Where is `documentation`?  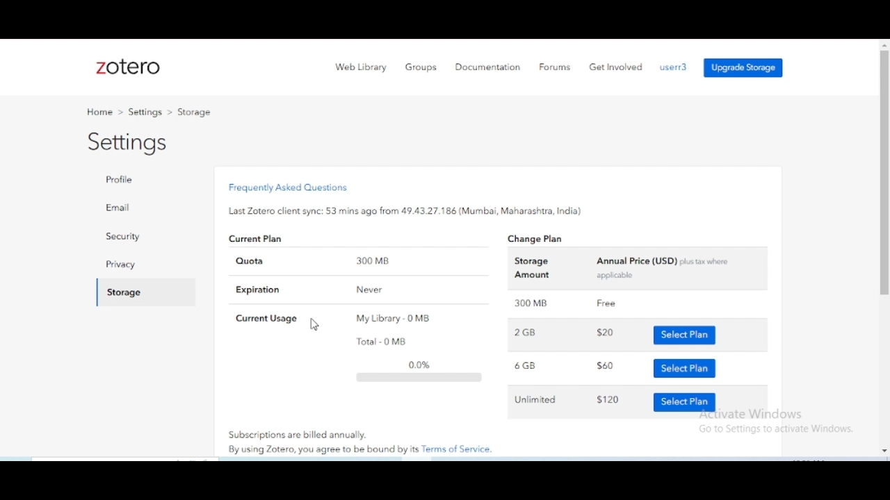 documentation is located at coordinates (487, 67).